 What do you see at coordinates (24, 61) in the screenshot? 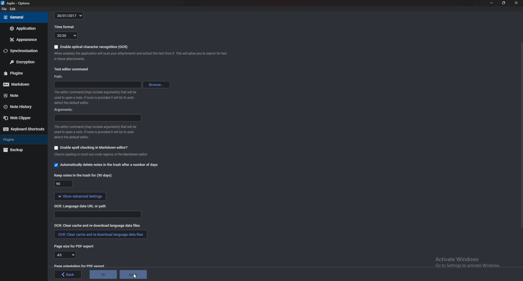
I see `Encryption` at bounding box center [24, 61].